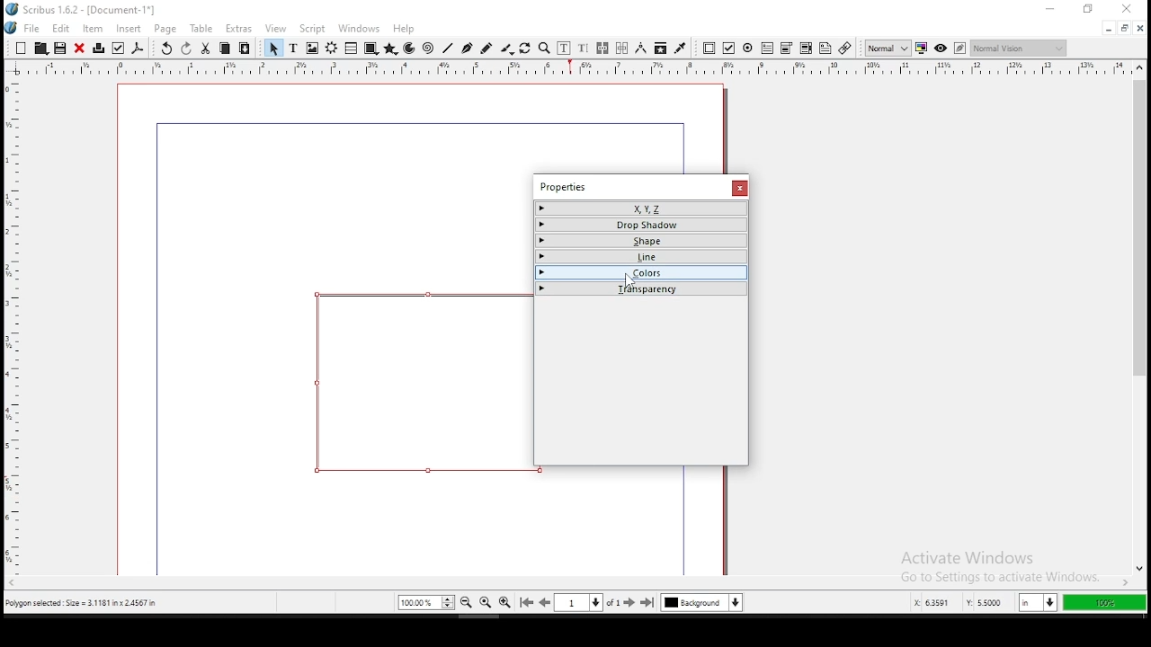 The image size is (1151, 647). I want to click on edit, so click(61, 28).